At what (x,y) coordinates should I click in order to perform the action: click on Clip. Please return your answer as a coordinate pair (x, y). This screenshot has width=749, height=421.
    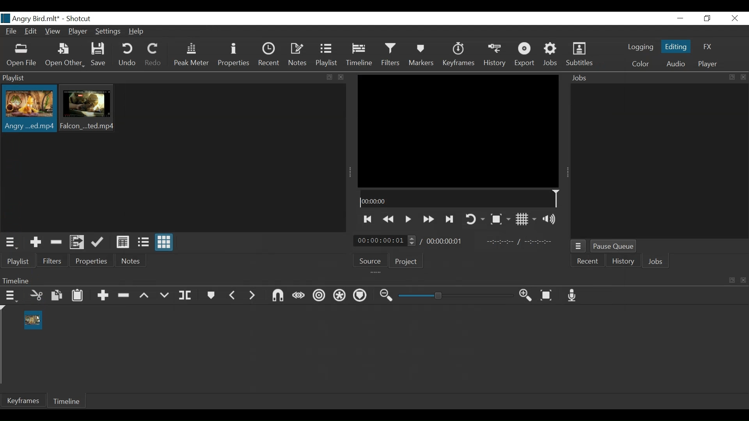
    Looking at the image, I should click on (34, 320).